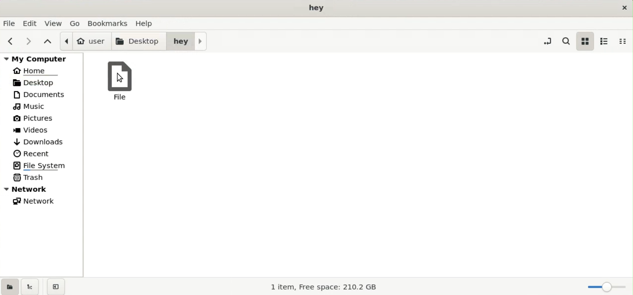 The width and height of the screenshot is (633, 295). What do you see at coordinates (47, 41) in the screenshot?
I see `parent folders` at bounding box center [47, 41].